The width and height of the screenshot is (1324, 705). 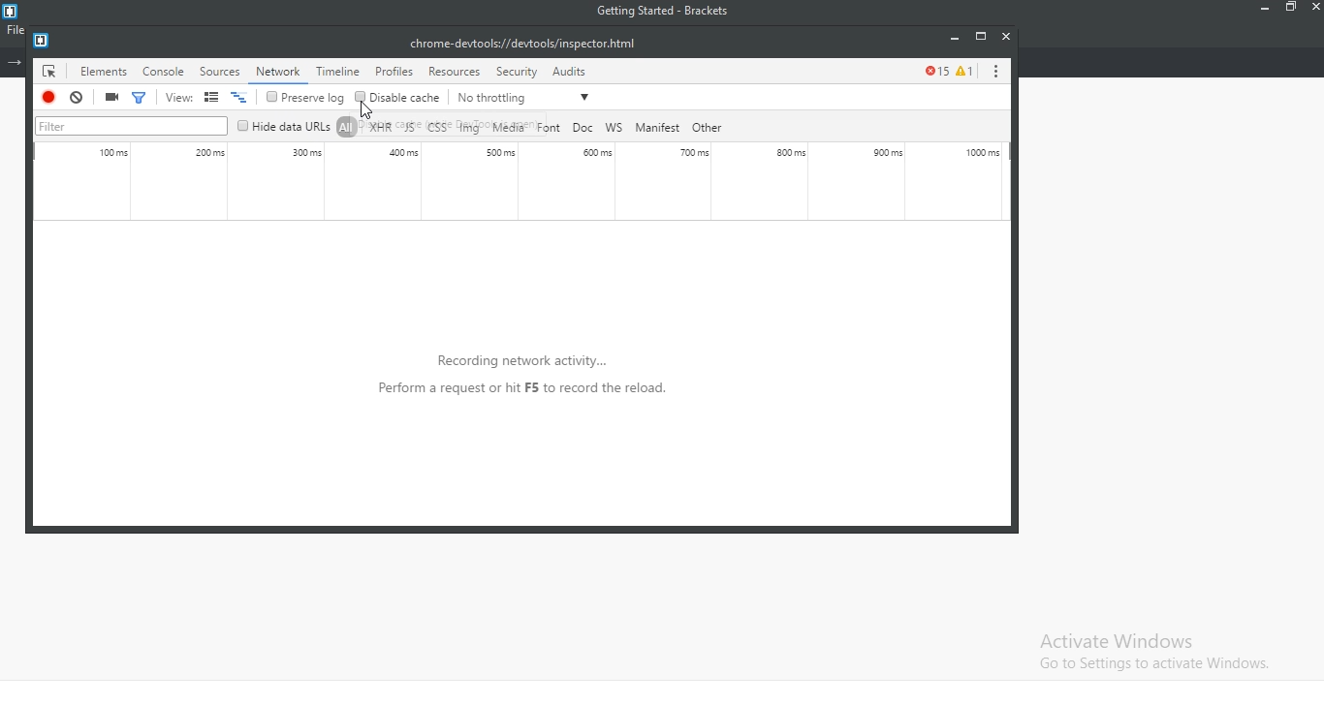 What do you see at coordinates (994, 70) in the screenshot?
I see `options` at bounding box center [994, 70].